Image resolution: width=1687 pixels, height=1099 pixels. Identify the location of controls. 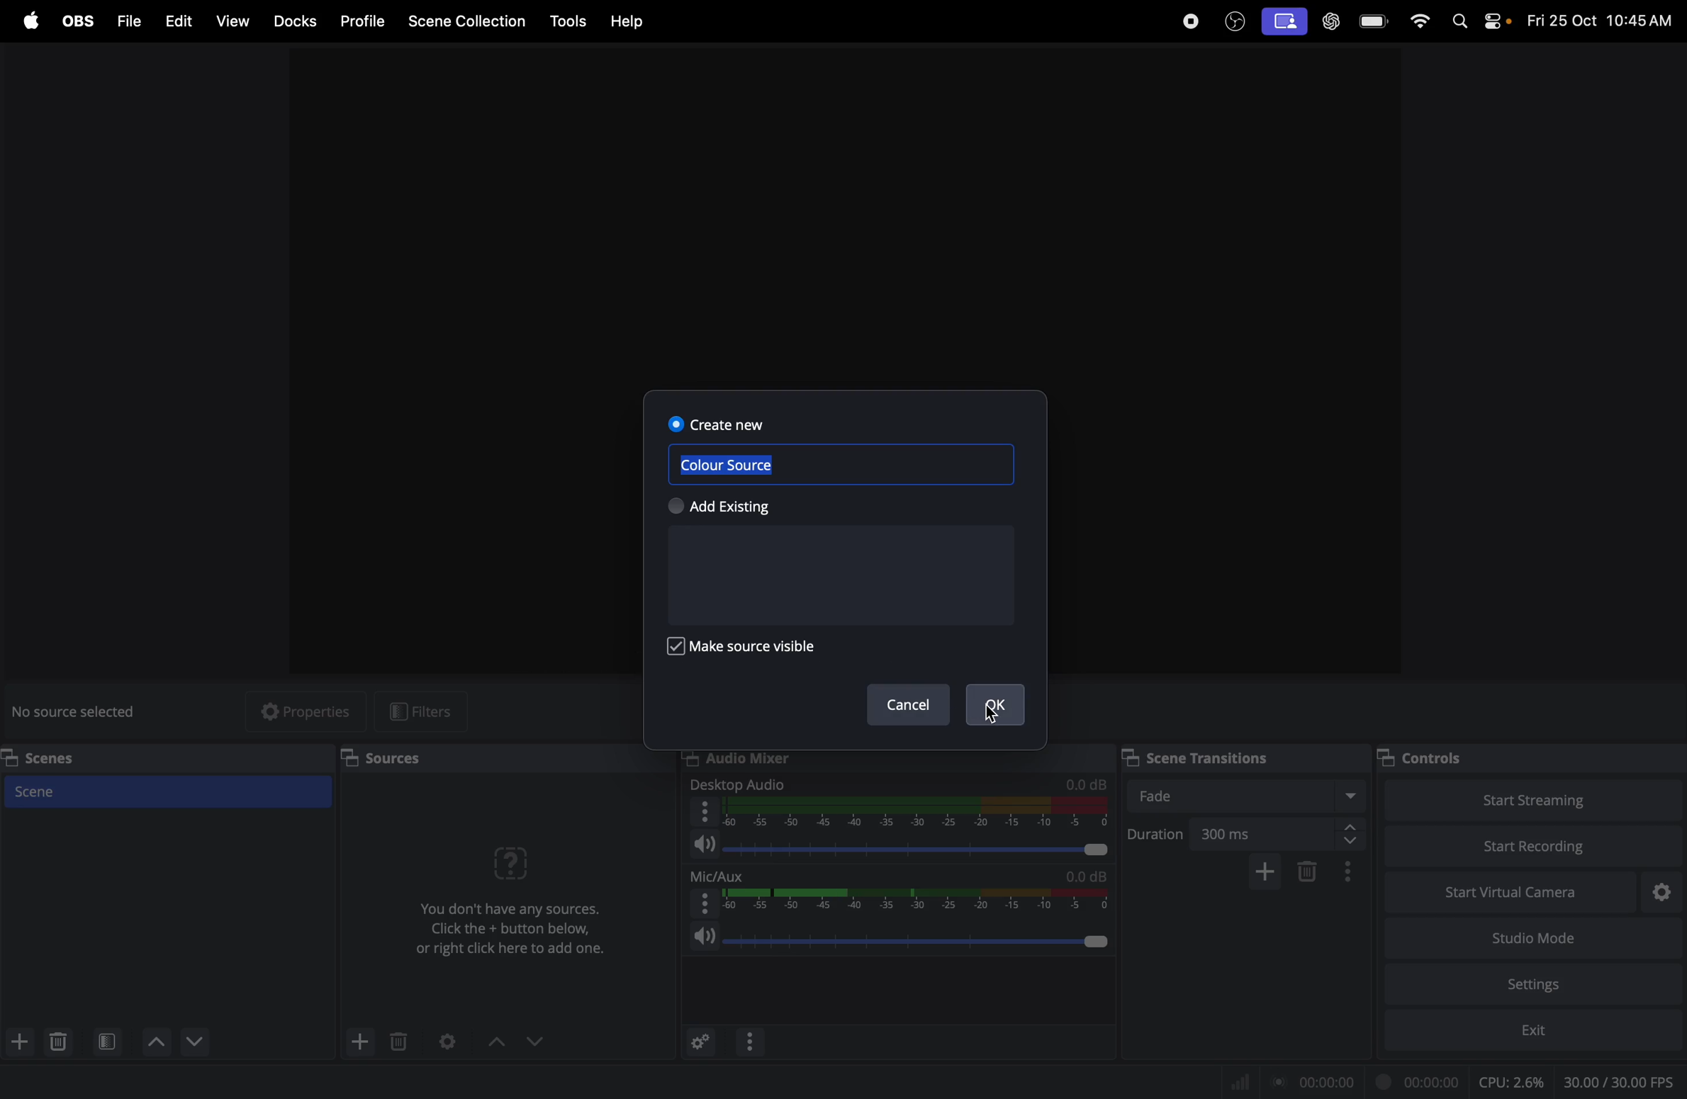
(1420, 759).